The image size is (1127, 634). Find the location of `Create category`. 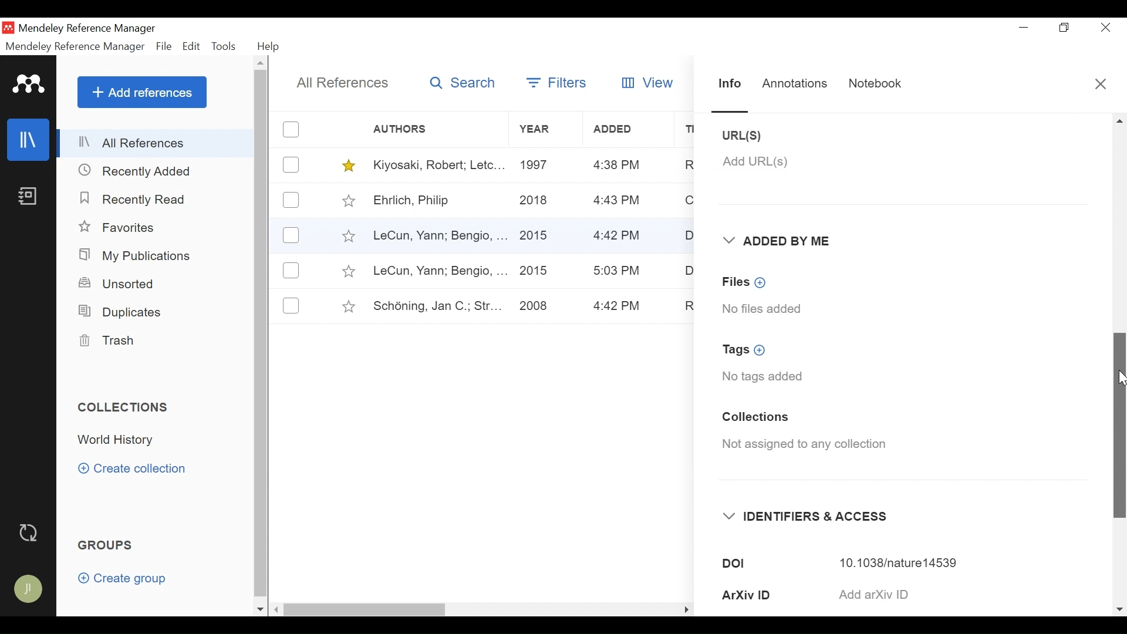

Create category is located at coordinates (133, 468).